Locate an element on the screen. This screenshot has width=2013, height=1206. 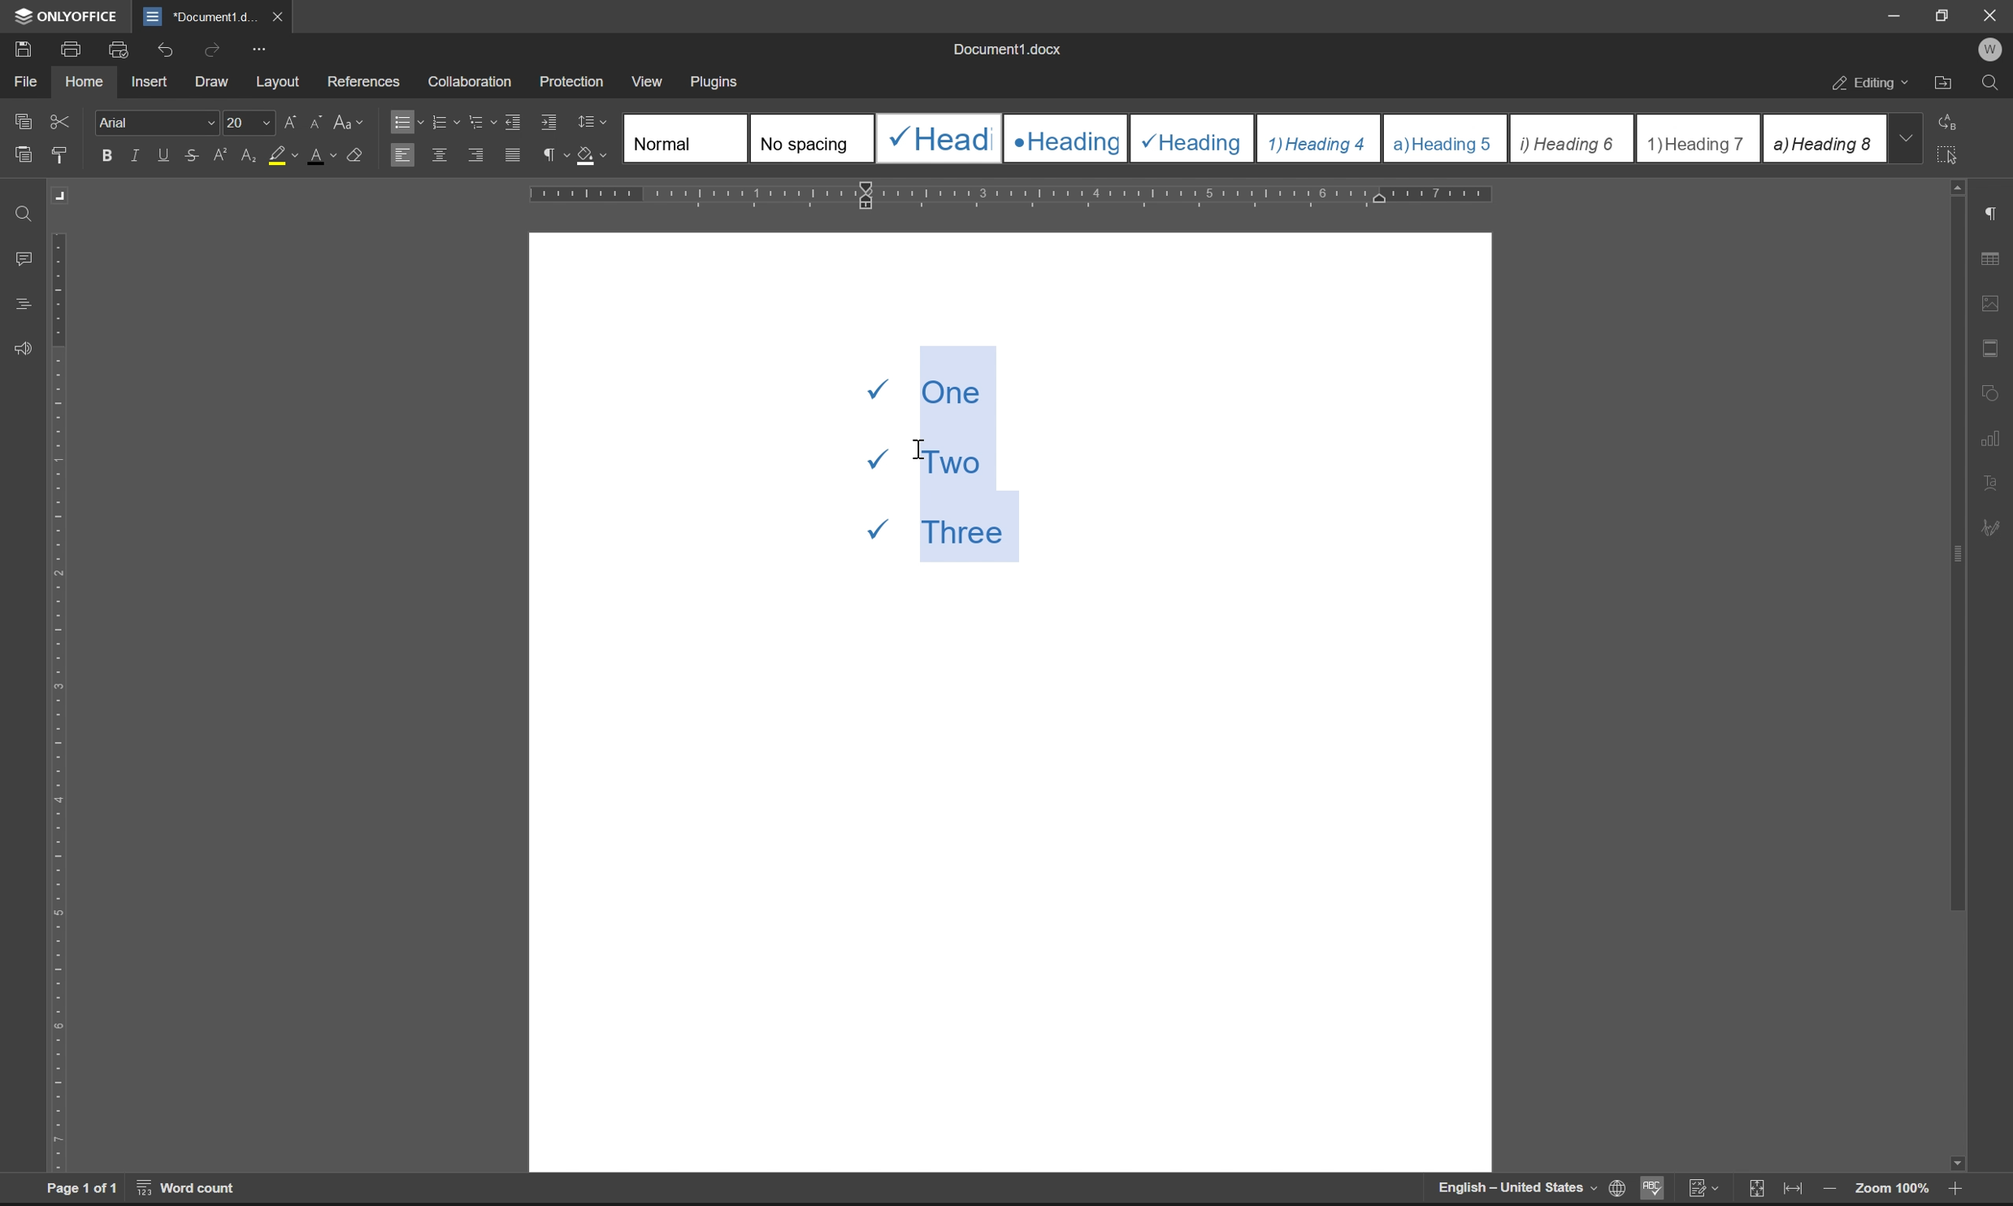
paragraph settings is located at coordinates (1990, 214).